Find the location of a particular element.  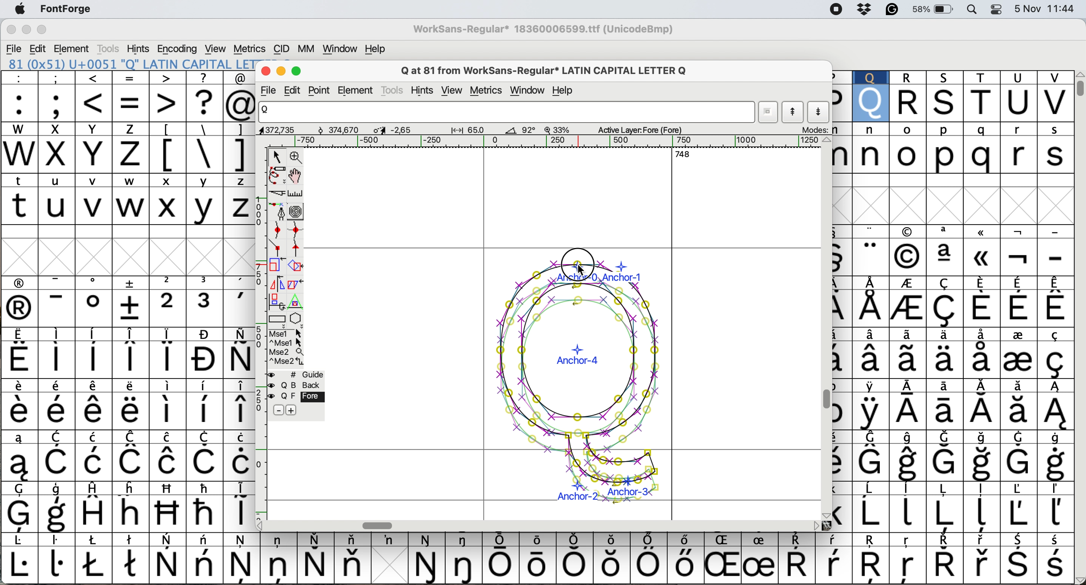

point is located at coordinates (321, 90).